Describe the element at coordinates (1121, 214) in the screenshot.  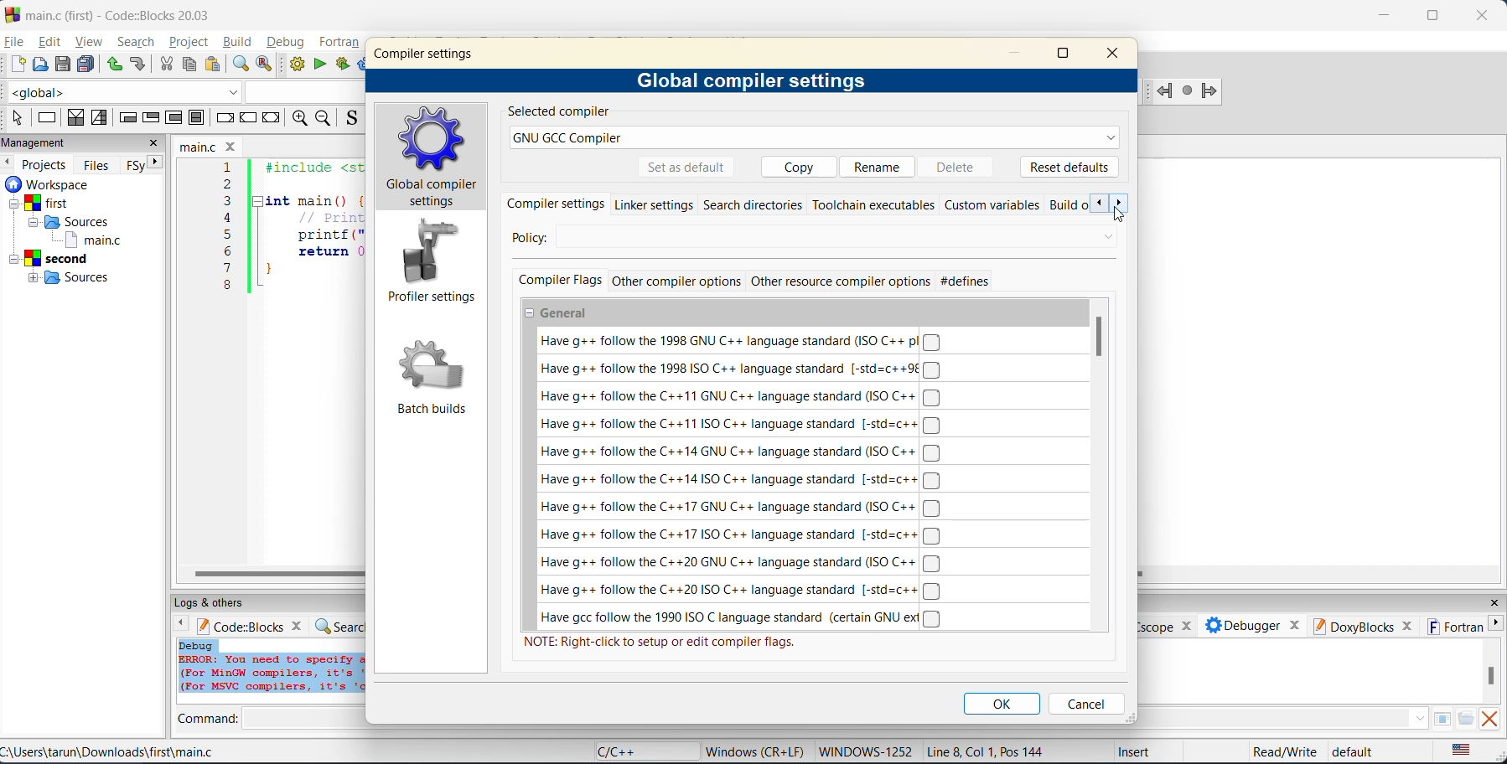
I see `Cursor` at that location.